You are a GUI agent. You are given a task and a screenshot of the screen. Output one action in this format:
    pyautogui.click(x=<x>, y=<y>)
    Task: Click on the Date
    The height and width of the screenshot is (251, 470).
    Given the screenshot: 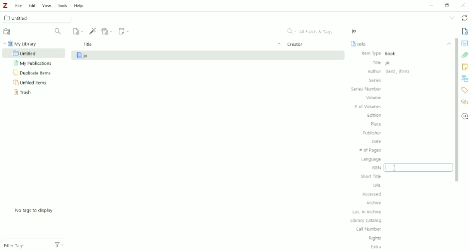 What is the action you would take?
    pyautogui.click(x=375, y=141)
    